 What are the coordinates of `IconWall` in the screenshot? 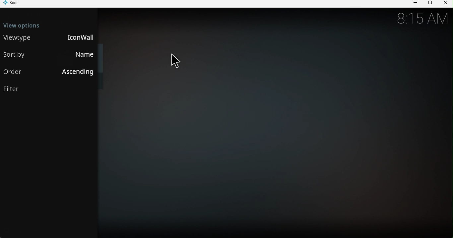 It's located at (78, 37).